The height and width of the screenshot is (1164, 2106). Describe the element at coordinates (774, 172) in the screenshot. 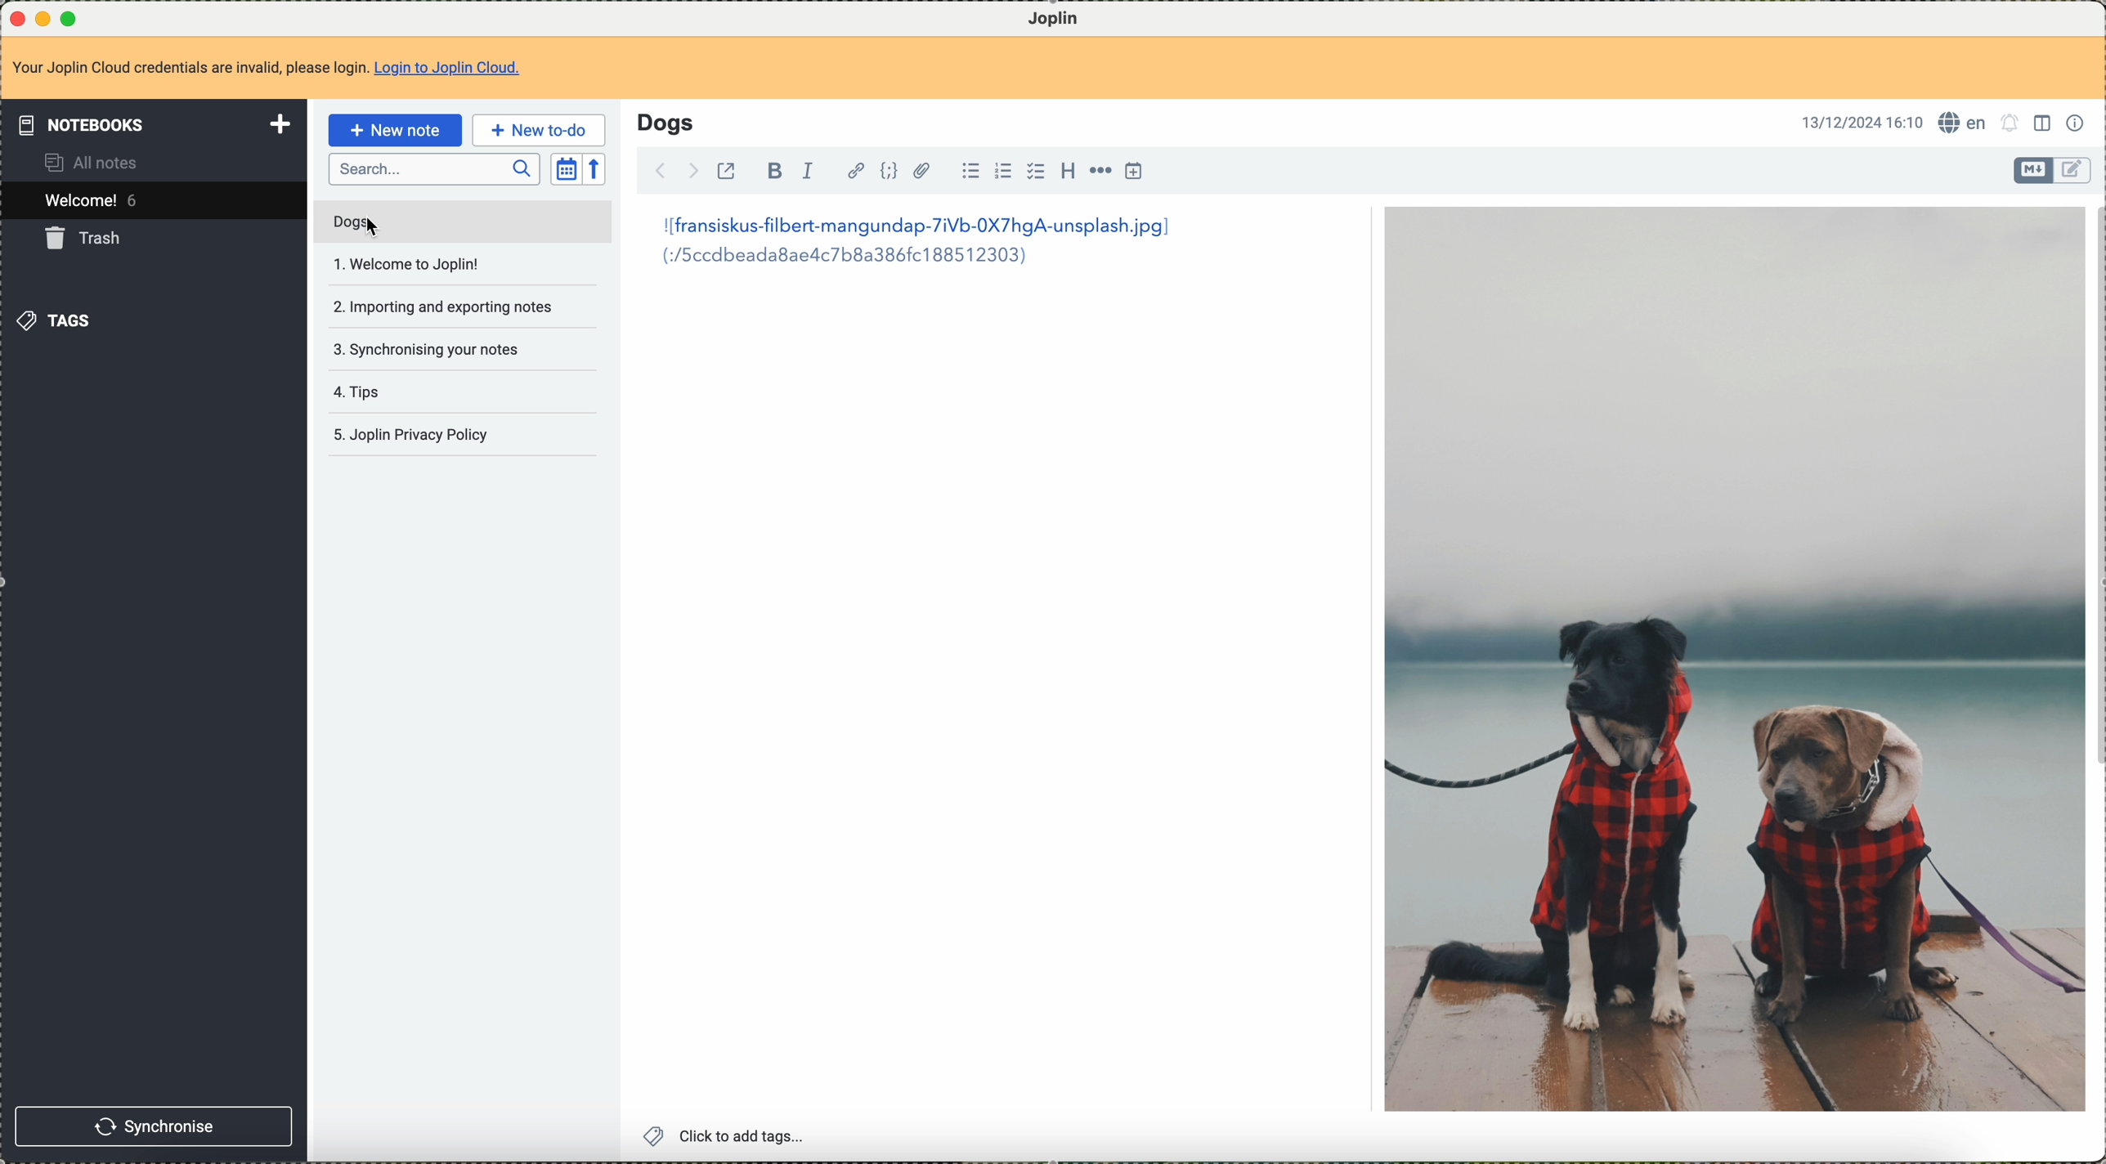

I see `bold` at that location.